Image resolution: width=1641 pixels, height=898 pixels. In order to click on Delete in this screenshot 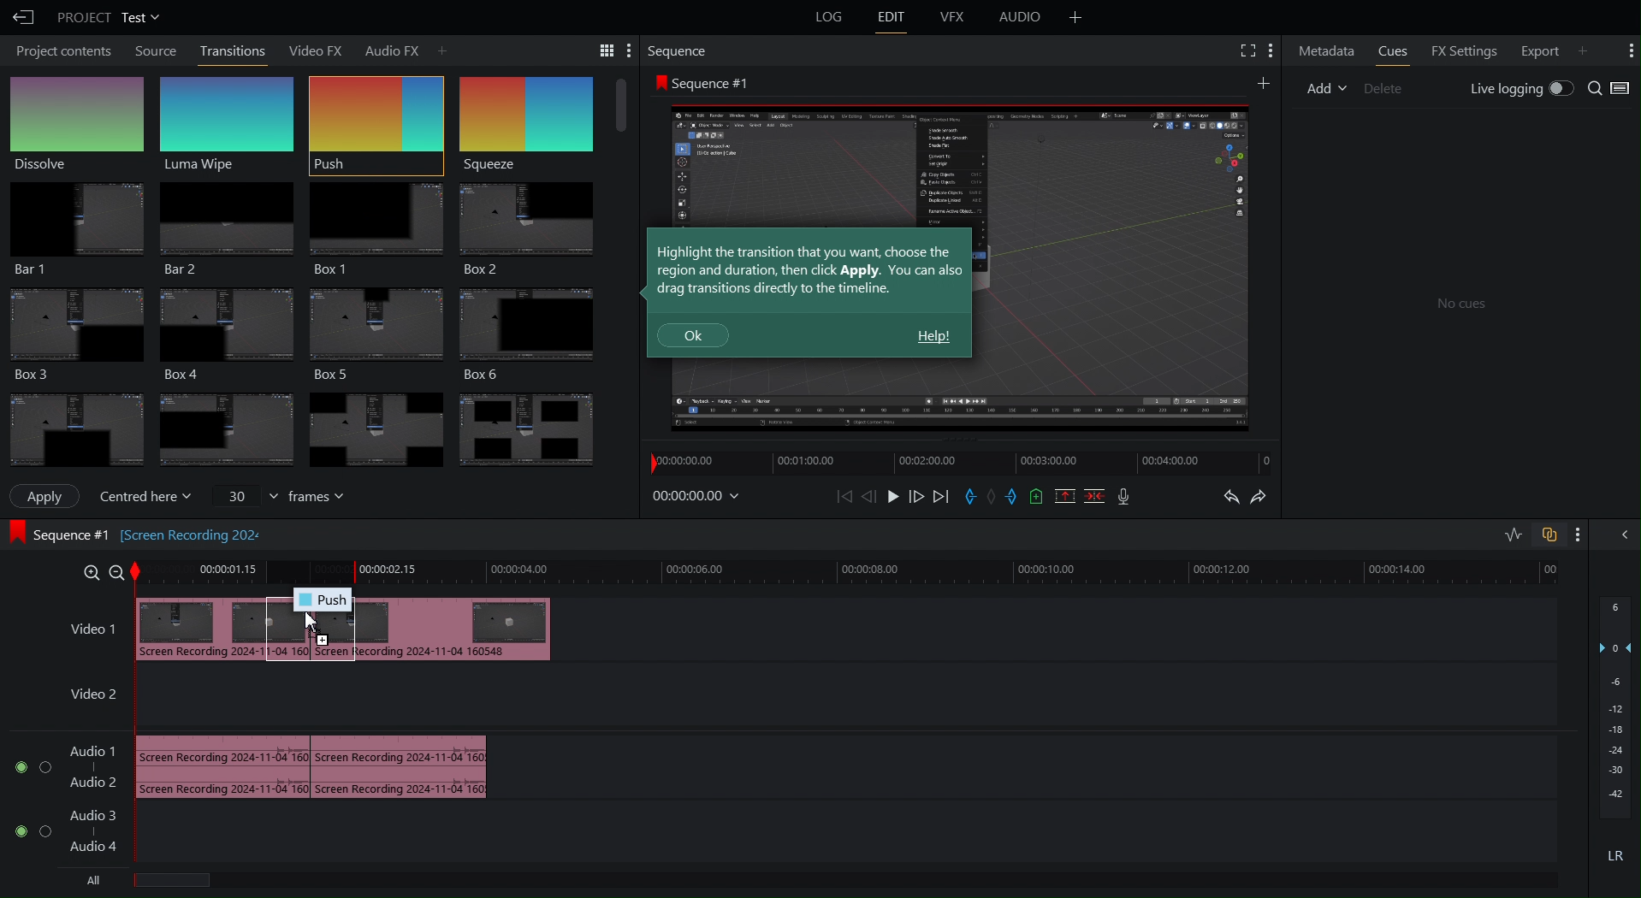, I will do `click(1383, 87)`.